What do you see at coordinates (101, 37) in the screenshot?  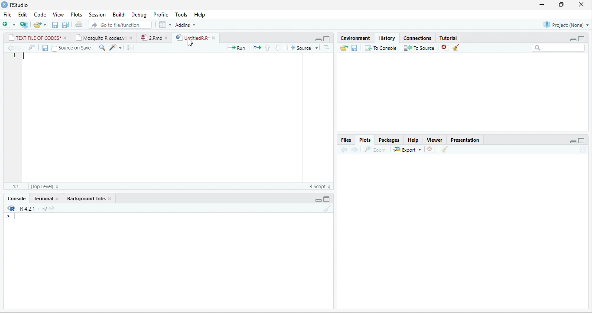 I see `Mosquito R codes.v1` at bounding box center [101, 37].